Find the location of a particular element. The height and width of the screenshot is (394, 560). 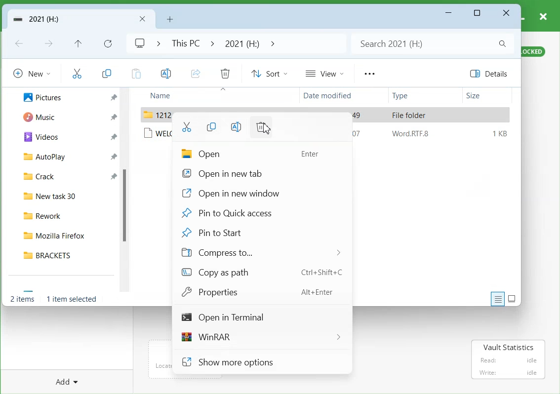

Go Forward is located at coordinates (50, 44).